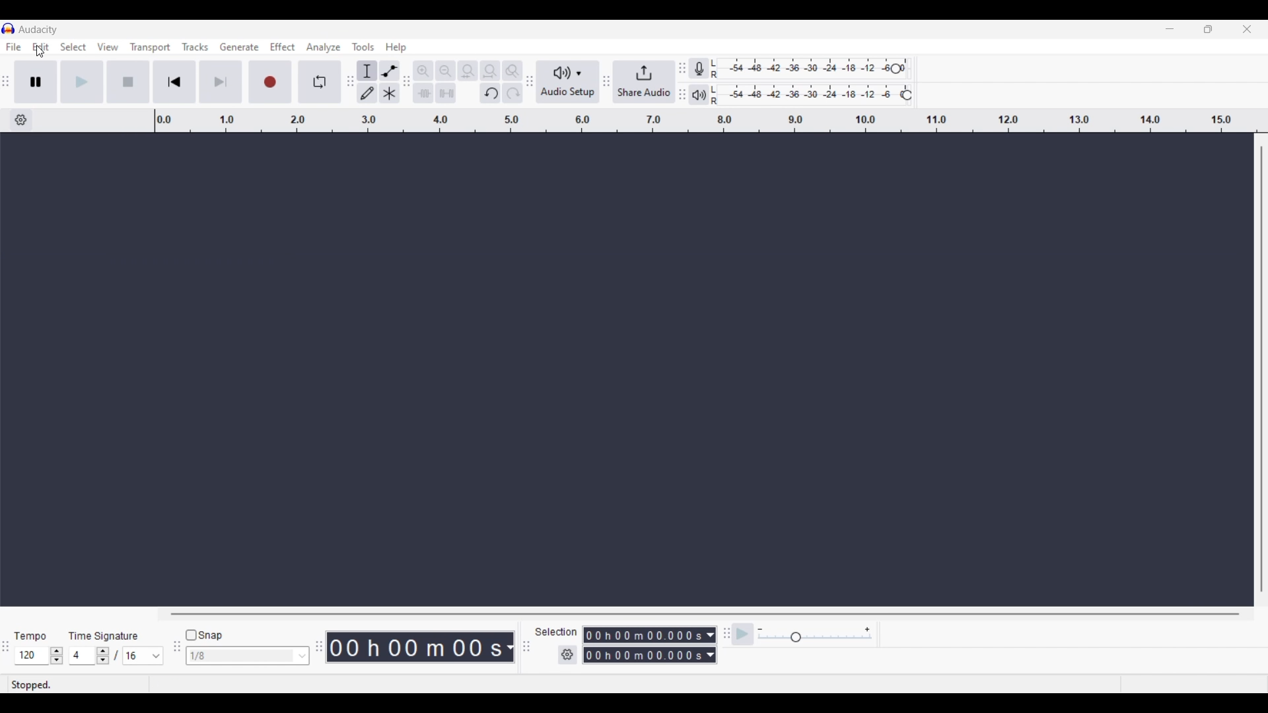  What do you see at coordinates (36, 81) in the screenshot?
I see `Pause` at bounding box center [36, 81].